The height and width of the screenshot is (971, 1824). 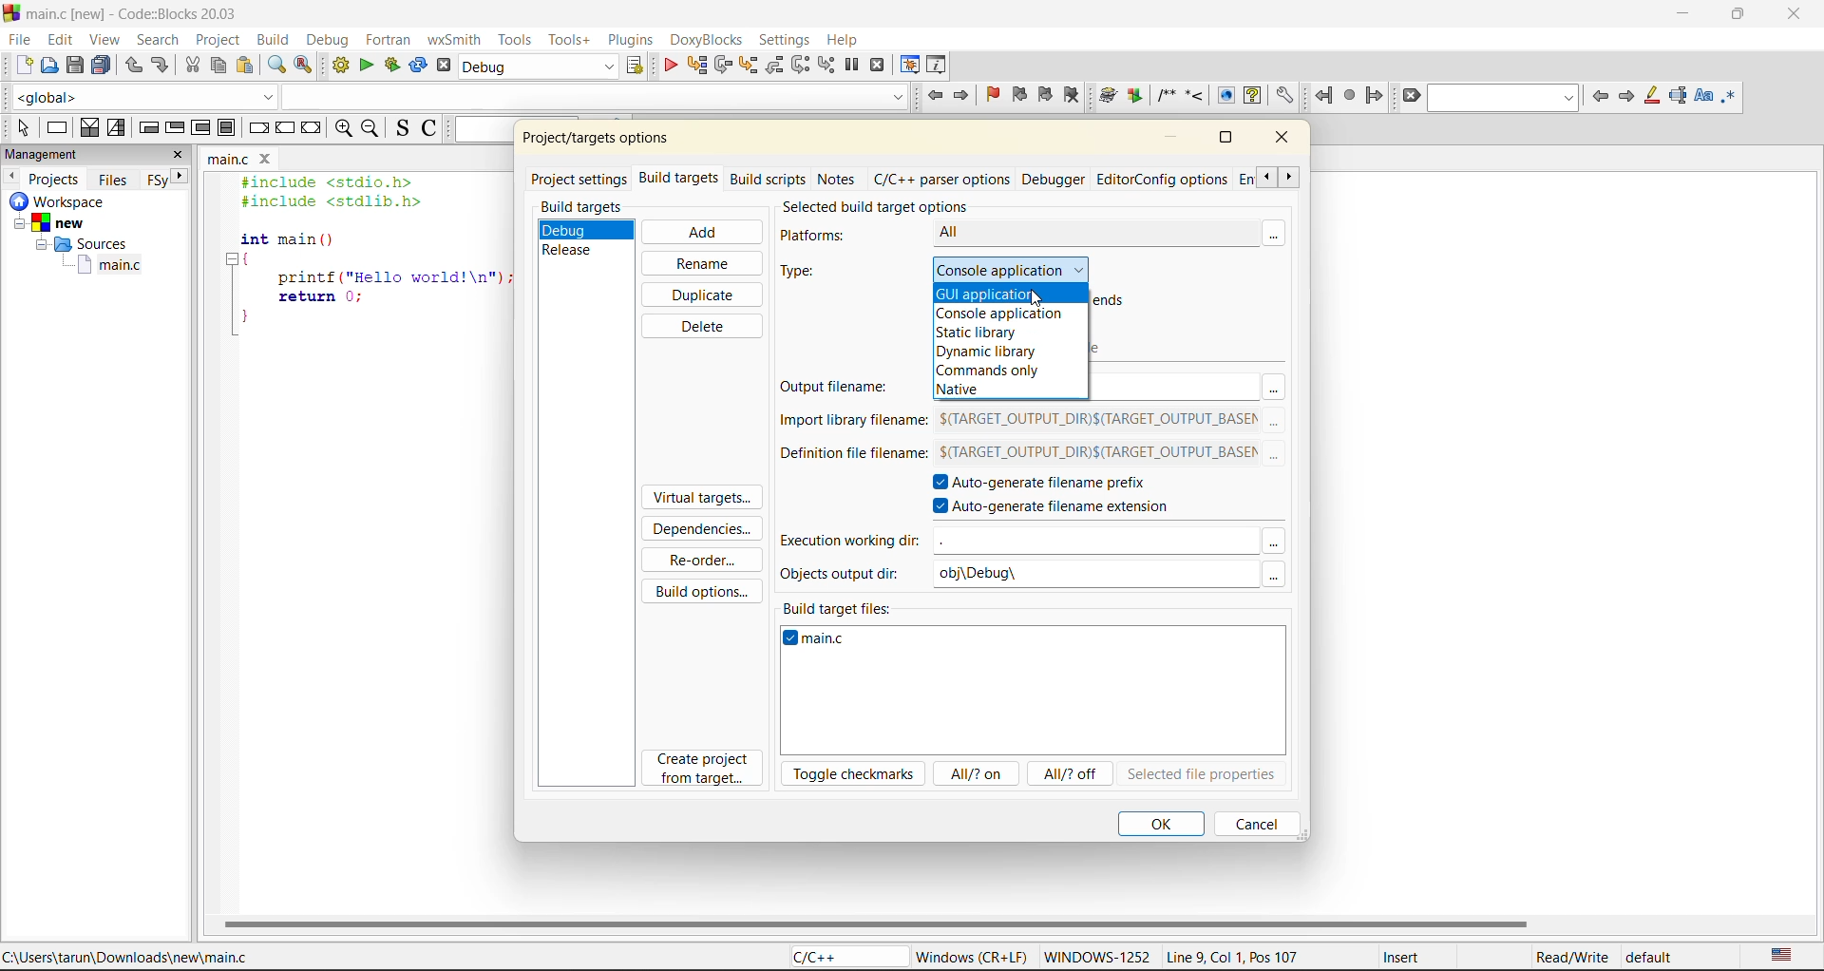 I want to click on ok, so click(x=1163, y=825).